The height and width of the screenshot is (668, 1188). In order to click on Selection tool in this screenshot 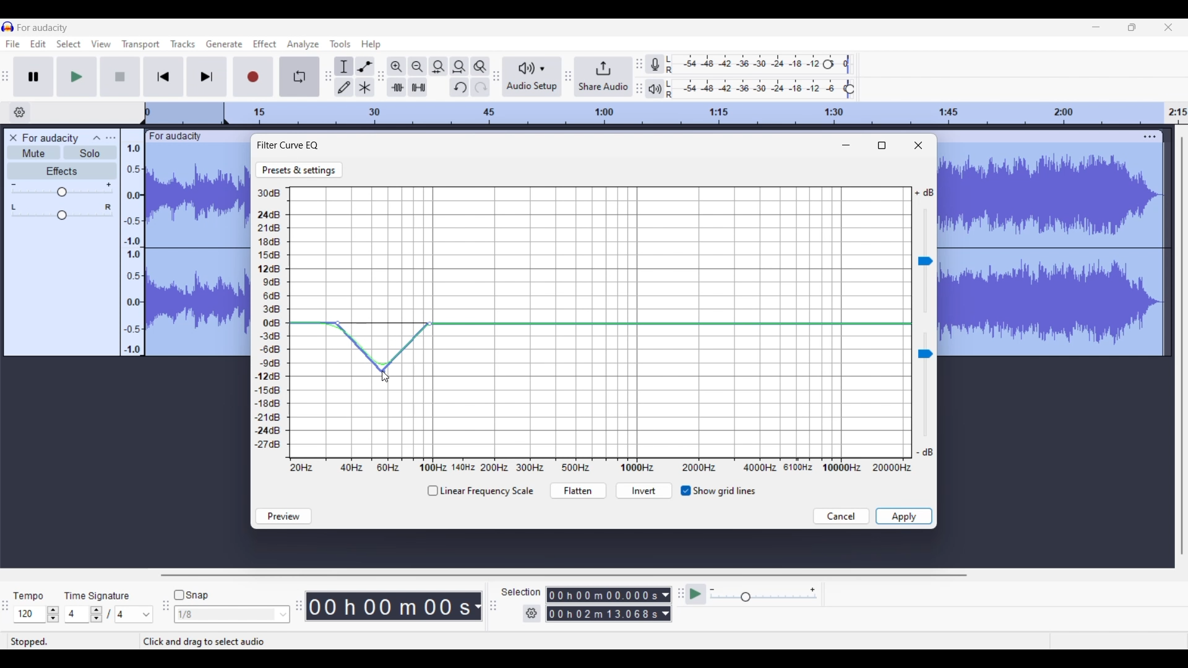, I will do `click(345, 66)`.